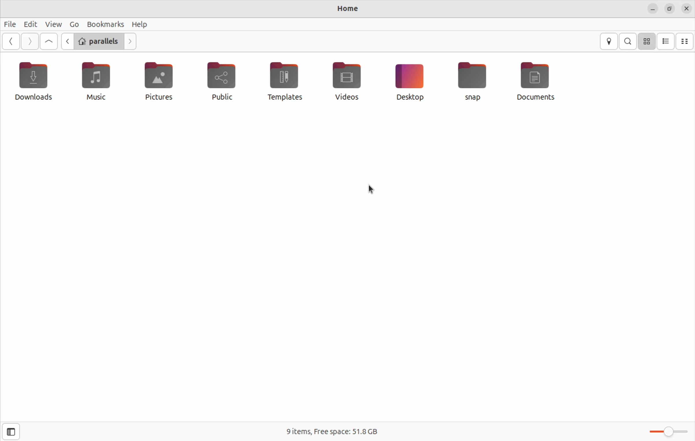 This screenshot has height=441, width=695. I want to click on pictures, so click(159, 79).